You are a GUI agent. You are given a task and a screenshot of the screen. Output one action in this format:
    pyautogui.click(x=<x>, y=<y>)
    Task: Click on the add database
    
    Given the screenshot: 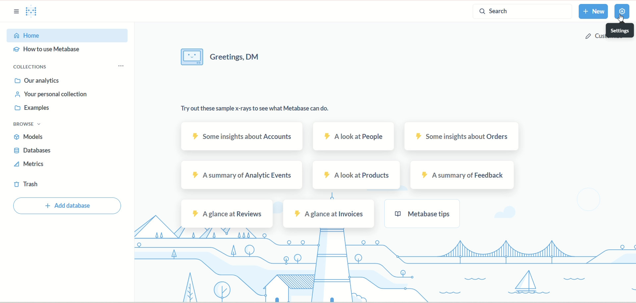 What is the action you would take?
    pyautogui.click(x=69, y=205)
    